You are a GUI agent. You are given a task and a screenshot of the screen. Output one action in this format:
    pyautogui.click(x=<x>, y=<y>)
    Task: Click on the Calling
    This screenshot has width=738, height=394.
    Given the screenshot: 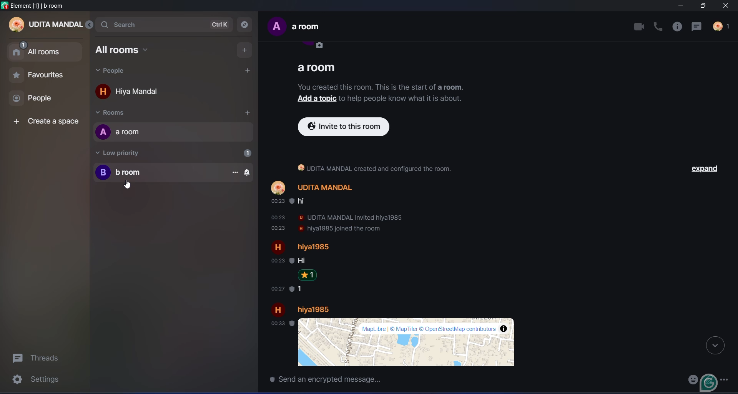 What is the action you would take?
    pyautogui.click(x=659, y=26)
    